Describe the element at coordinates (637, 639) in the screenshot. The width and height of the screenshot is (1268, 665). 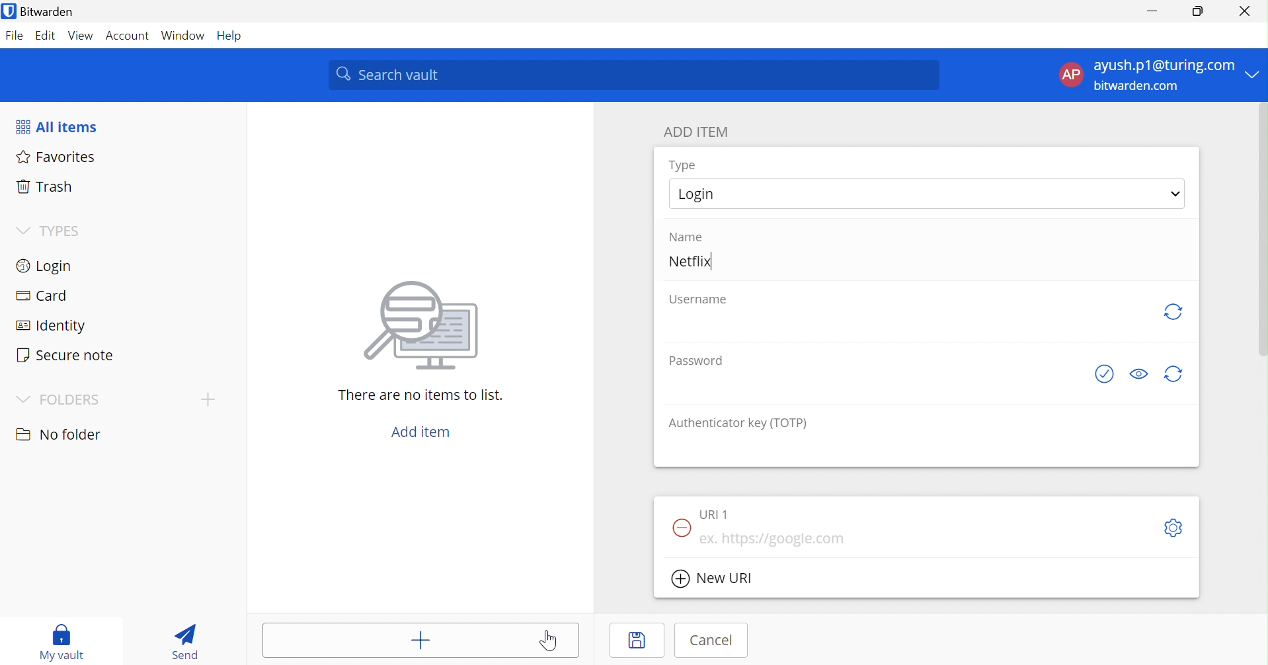
I see `Save` at that location.